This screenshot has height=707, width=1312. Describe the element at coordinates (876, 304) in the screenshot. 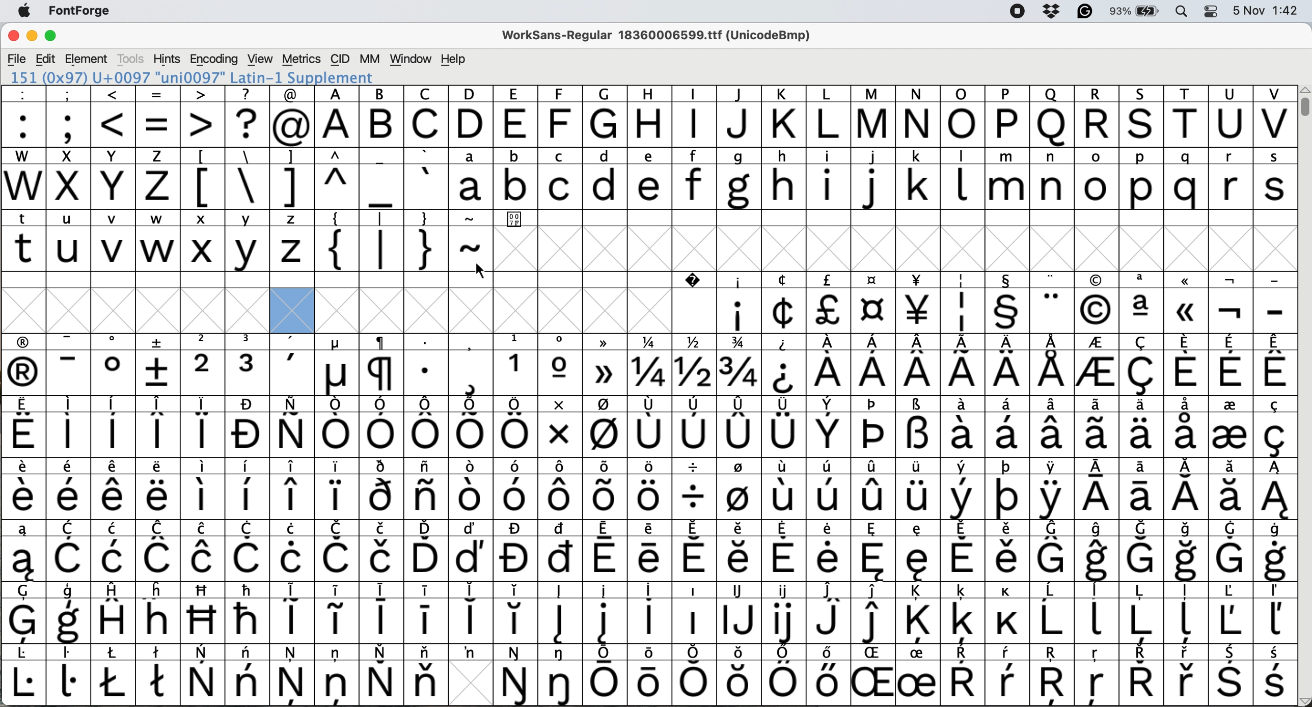

I see `symbol` at that location.